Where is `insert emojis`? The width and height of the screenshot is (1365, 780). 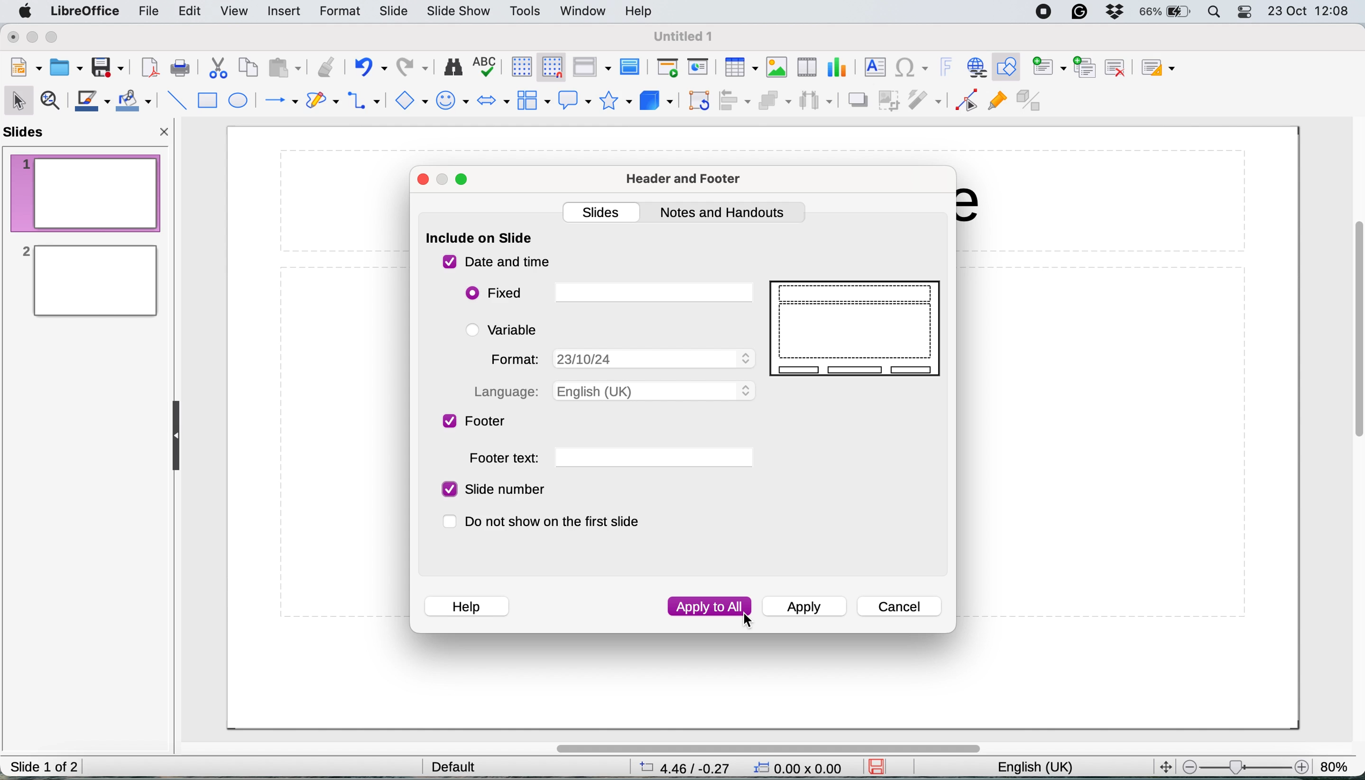
insert emojis is located at coordinates (452, 101).